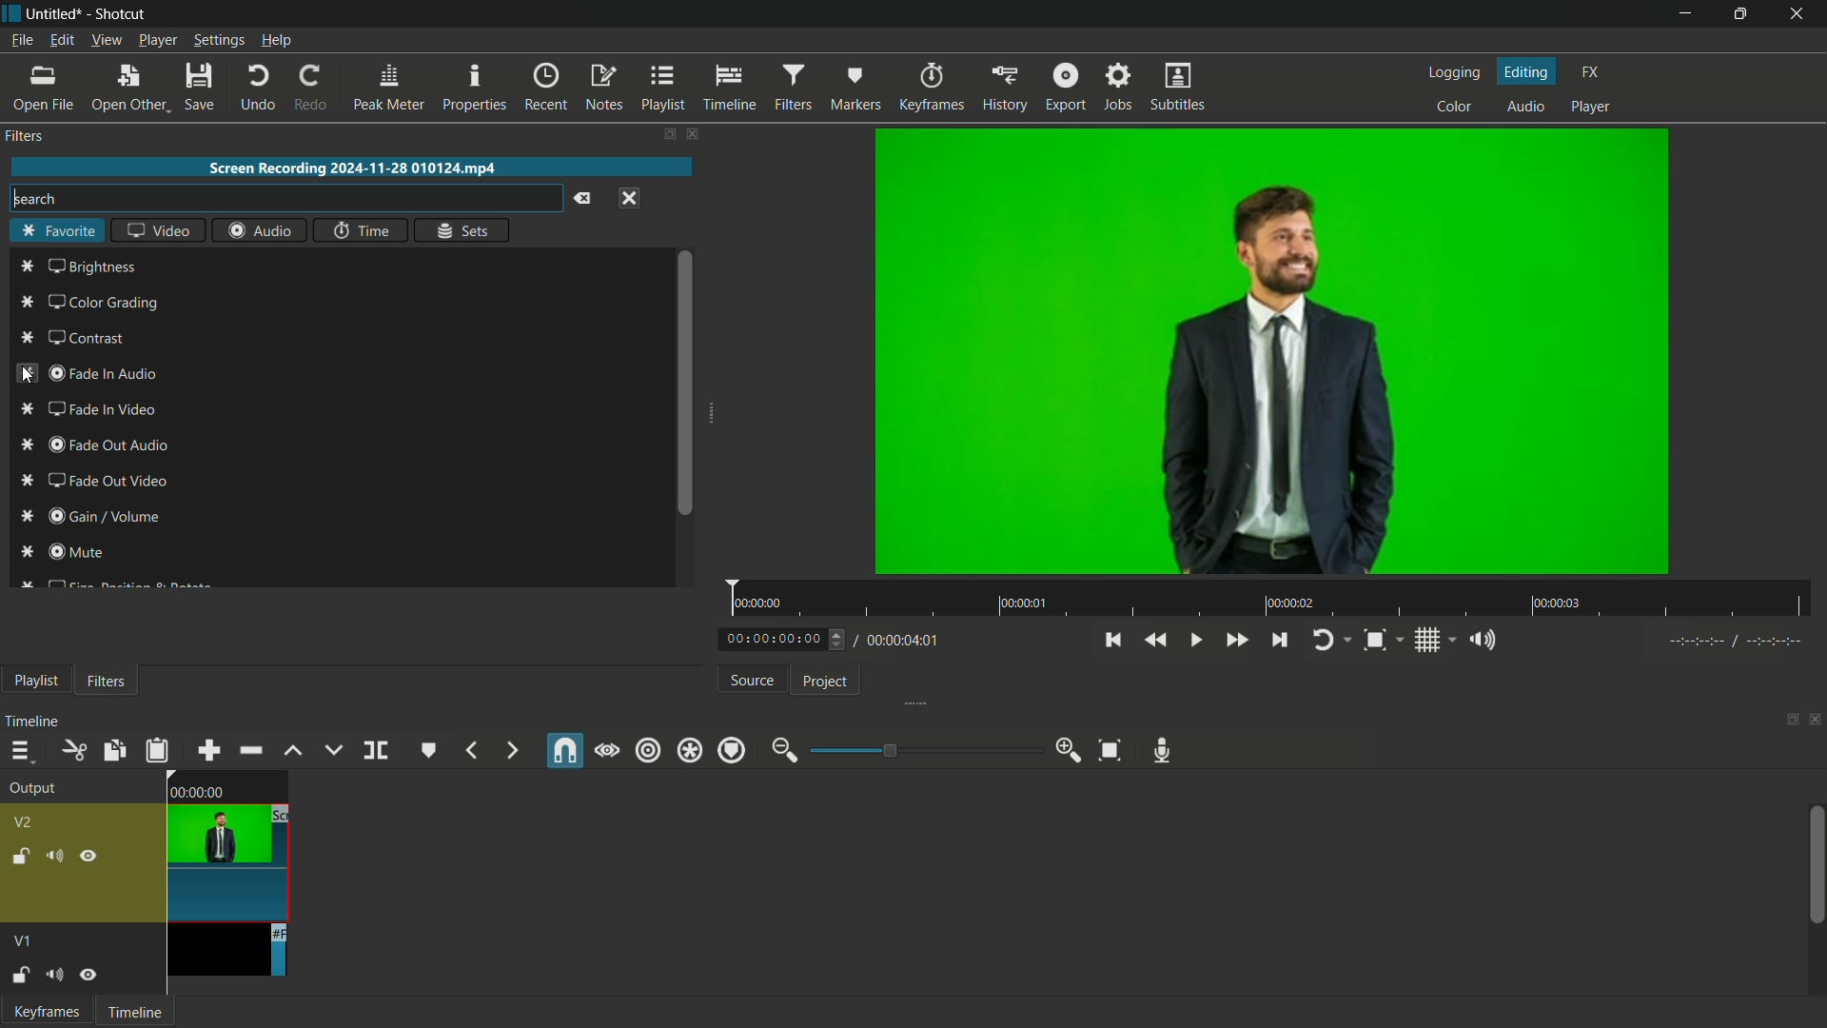 Image resolution: width=1827 pixels, height=1028 pixels. Describe the element at coordinates (511, 750) in the screenshot. I see `next marker` at that location.